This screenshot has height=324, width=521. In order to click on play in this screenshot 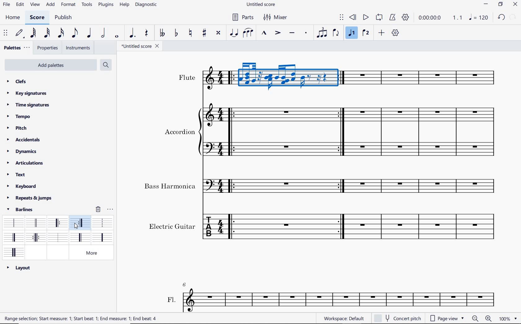, I will do `click(365, 18)`.